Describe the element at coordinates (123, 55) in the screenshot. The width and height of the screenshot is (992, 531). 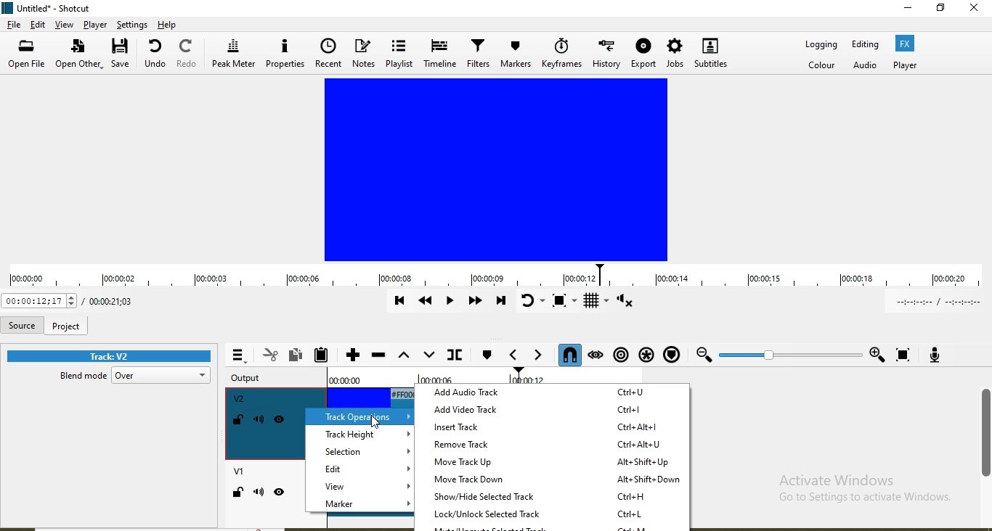
I see `save` at that location.